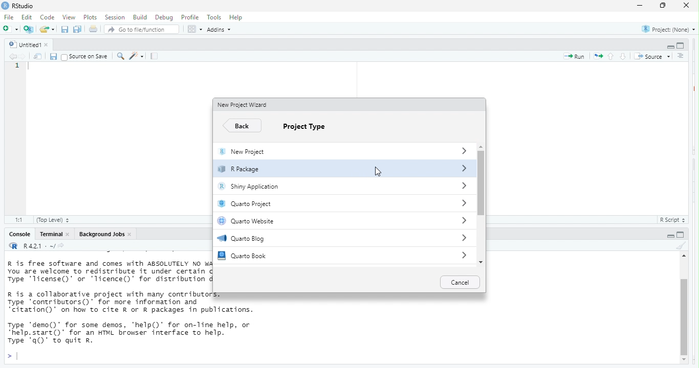  What do you see at coordinates (10, 18) in the screenshot?
I see `file` at bounding box center [10, 18].